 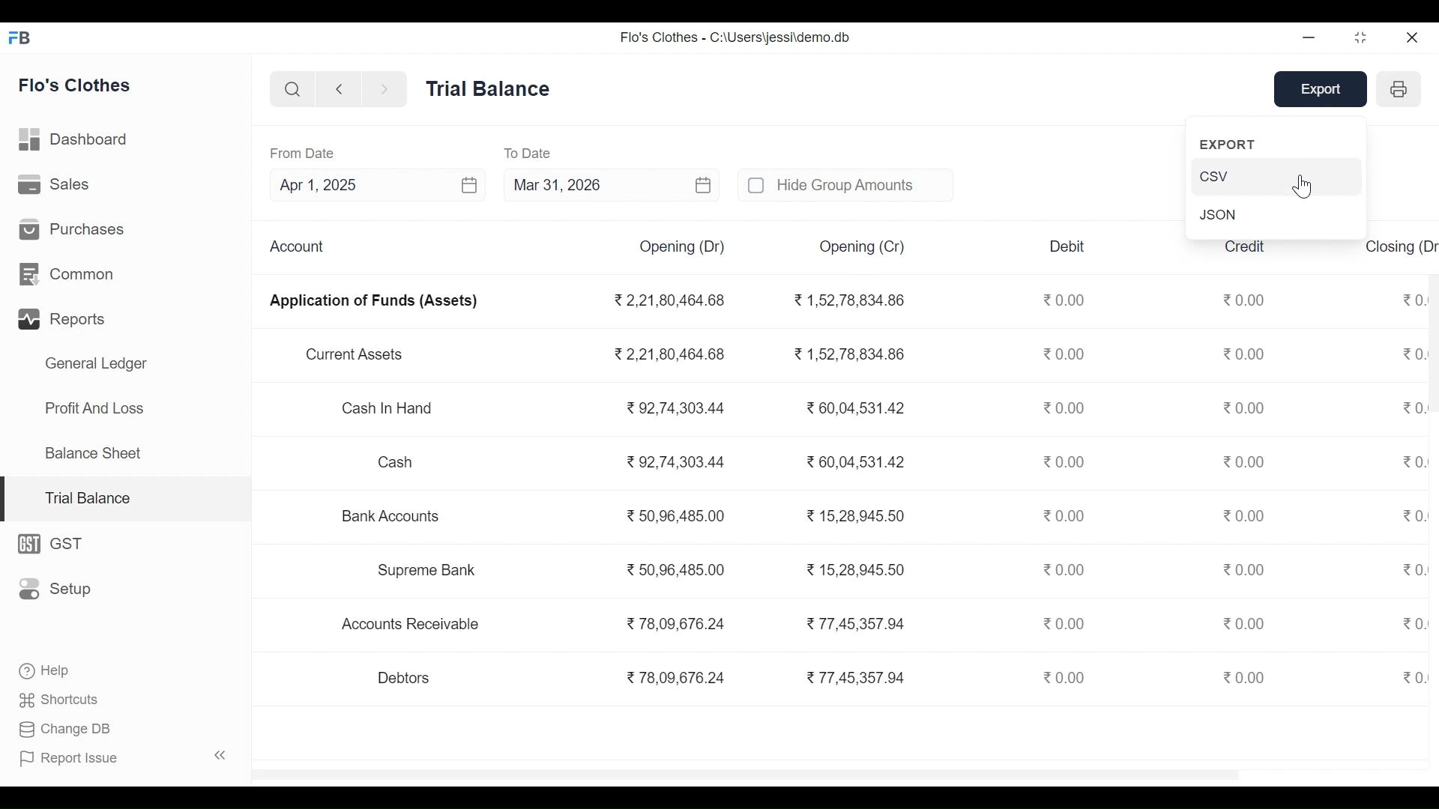 I want to click on Opening (Dr), so click(x=681, y=247).